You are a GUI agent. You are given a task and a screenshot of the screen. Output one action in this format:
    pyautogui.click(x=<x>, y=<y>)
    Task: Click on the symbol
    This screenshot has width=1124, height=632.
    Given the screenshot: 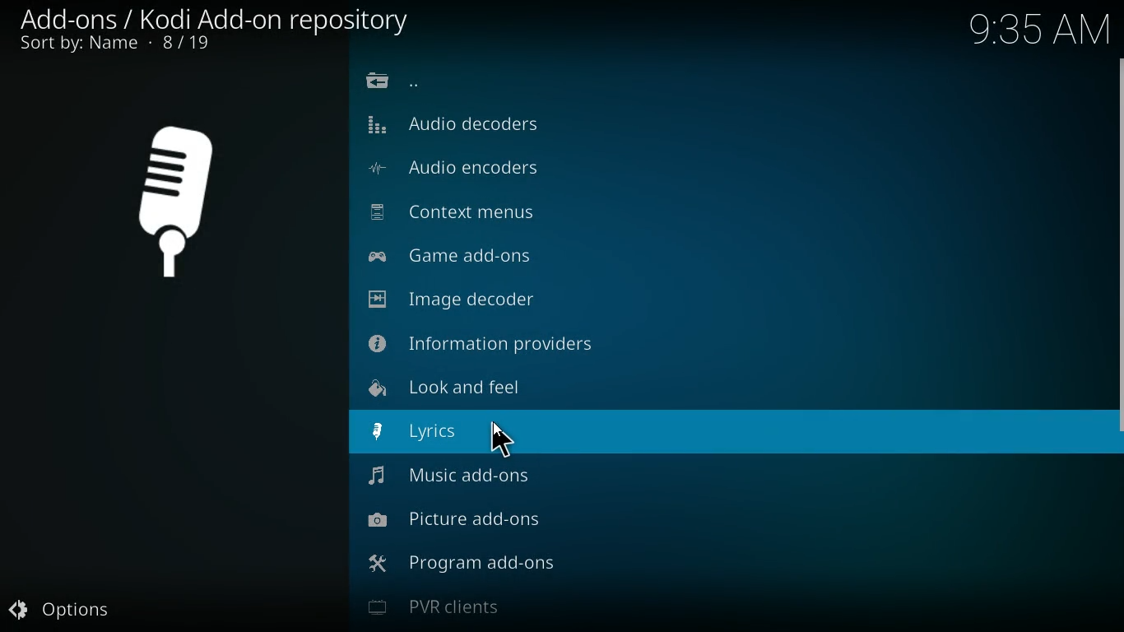 What is the action you would take?
    pyautogui.click(x=182, y=203)
    